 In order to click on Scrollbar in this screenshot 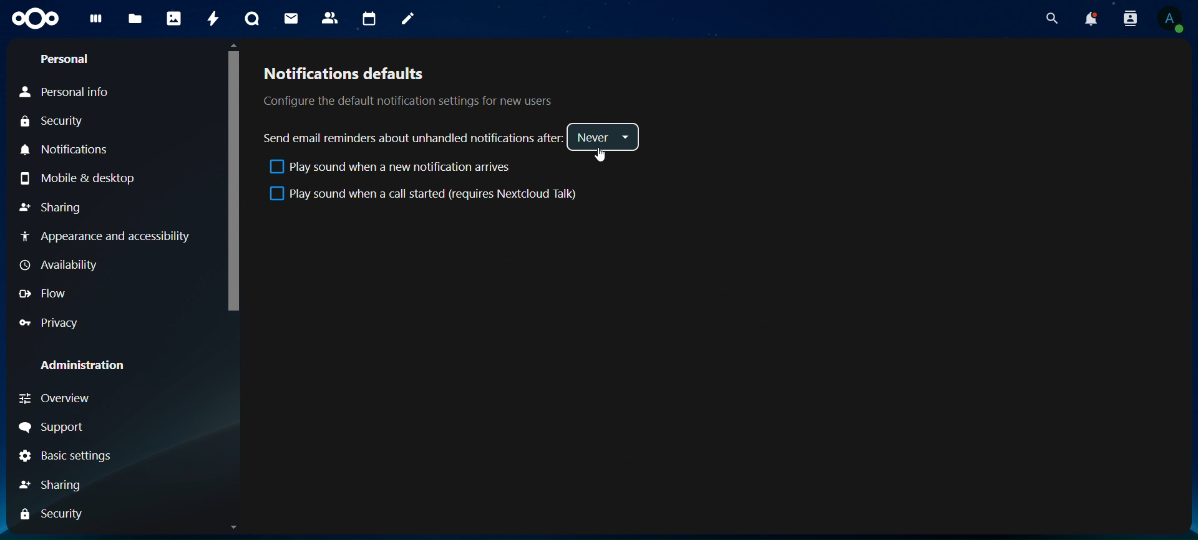, I will do `click(231, 286)`.